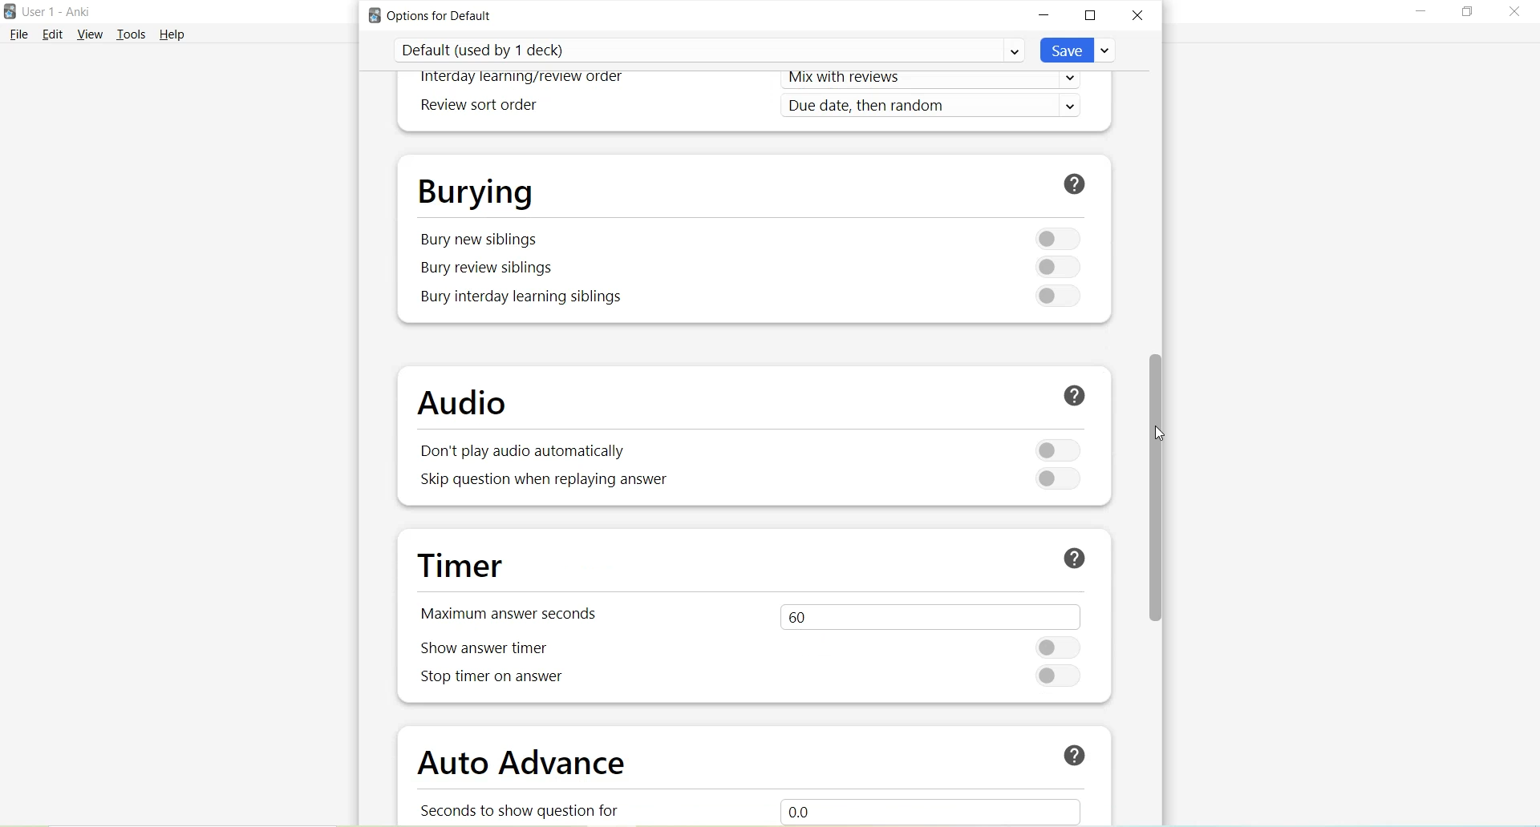 This screenshot has width=1540, height=827. Describe the element at coordinates (525, 766) in the screenshot. I see `Auto Advance` at that location.